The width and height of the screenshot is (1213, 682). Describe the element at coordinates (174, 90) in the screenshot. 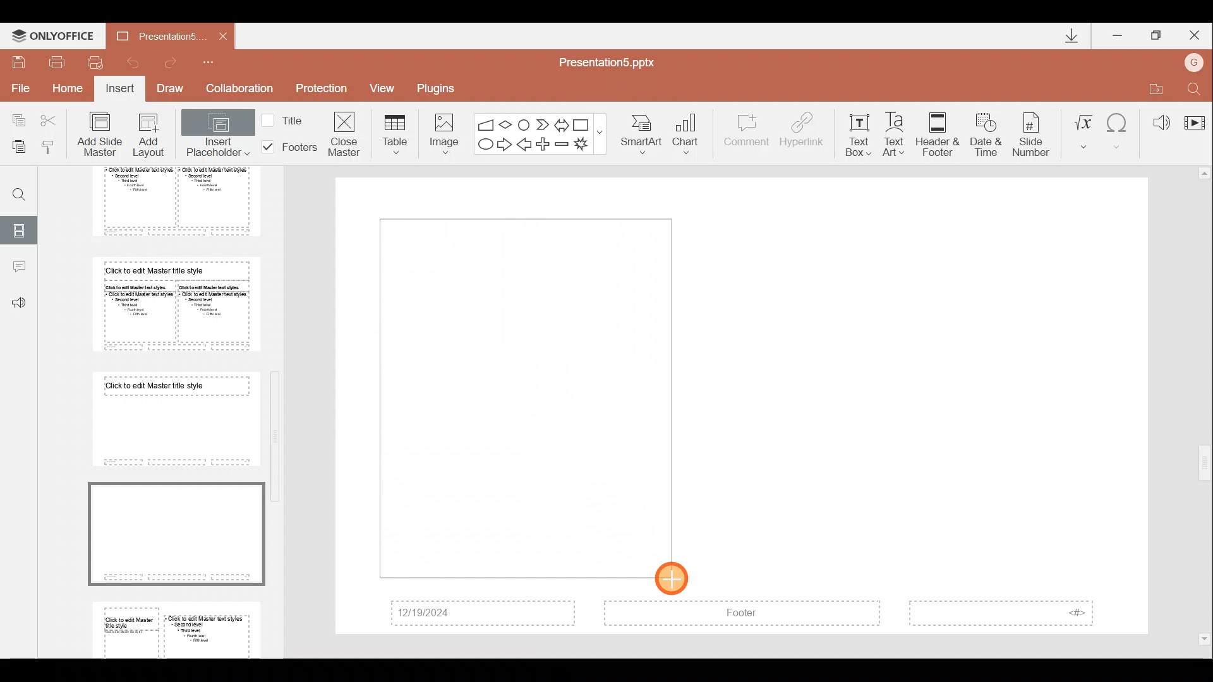

I see `Draw` at that location.